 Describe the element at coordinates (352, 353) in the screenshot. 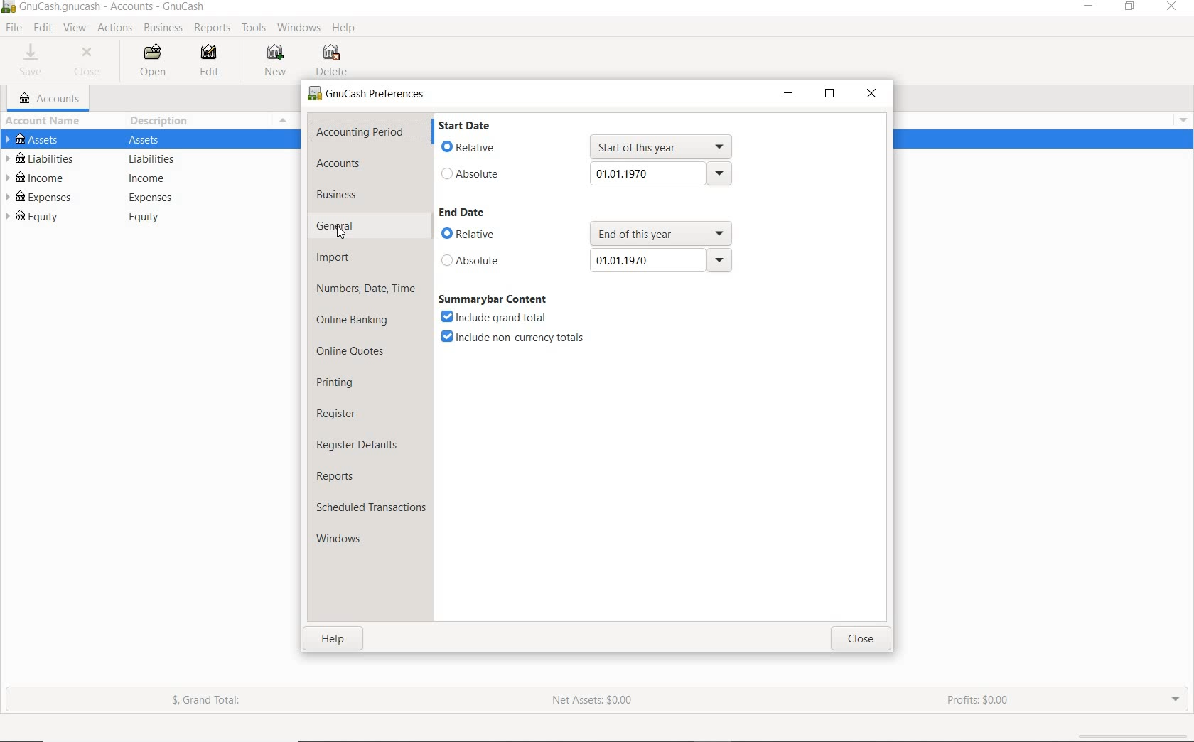

I see `ONLINE QUOTES` at that location.